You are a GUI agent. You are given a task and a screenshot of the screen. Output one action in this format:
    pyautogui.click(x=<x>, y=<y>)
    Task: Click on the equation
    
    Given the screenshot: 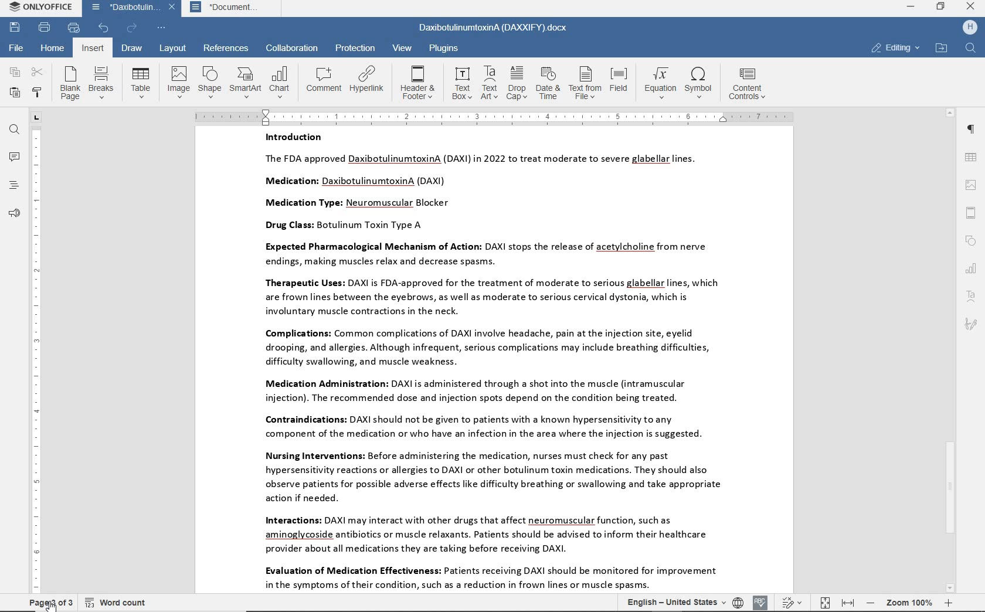 What is the action you would take?
    pyautogui.click(x=658, y=83)
    